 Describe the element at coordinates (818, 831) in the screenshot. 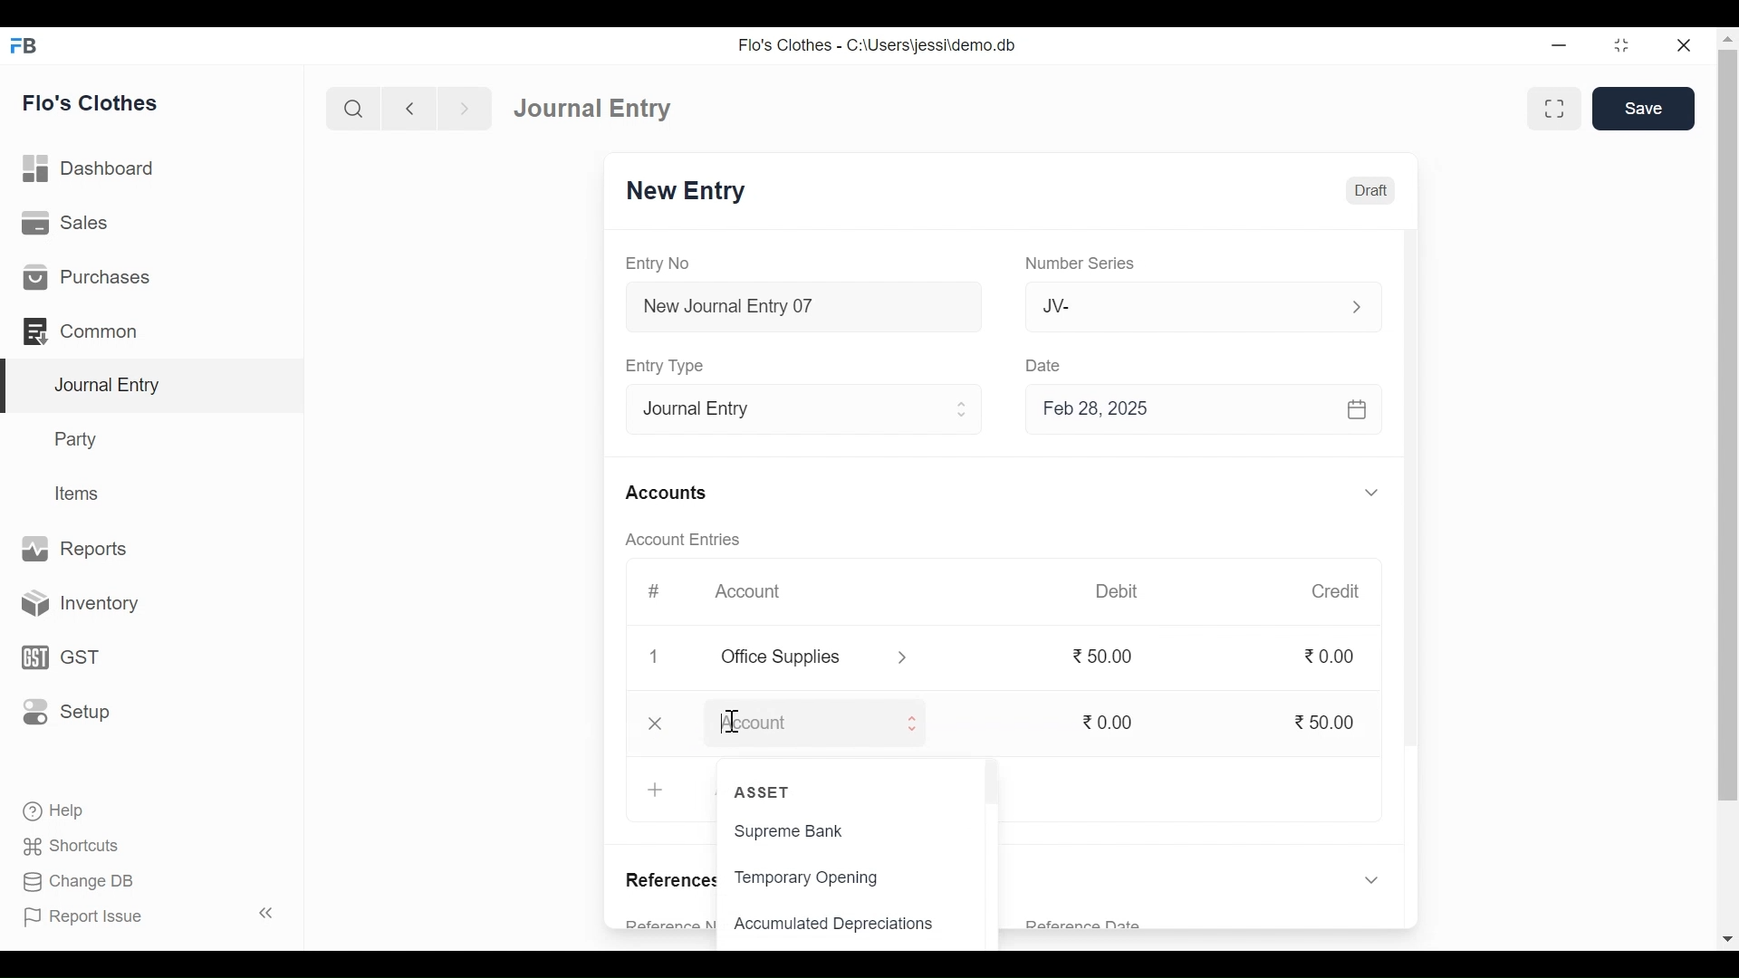

I see `Supreme Bank` at that location.